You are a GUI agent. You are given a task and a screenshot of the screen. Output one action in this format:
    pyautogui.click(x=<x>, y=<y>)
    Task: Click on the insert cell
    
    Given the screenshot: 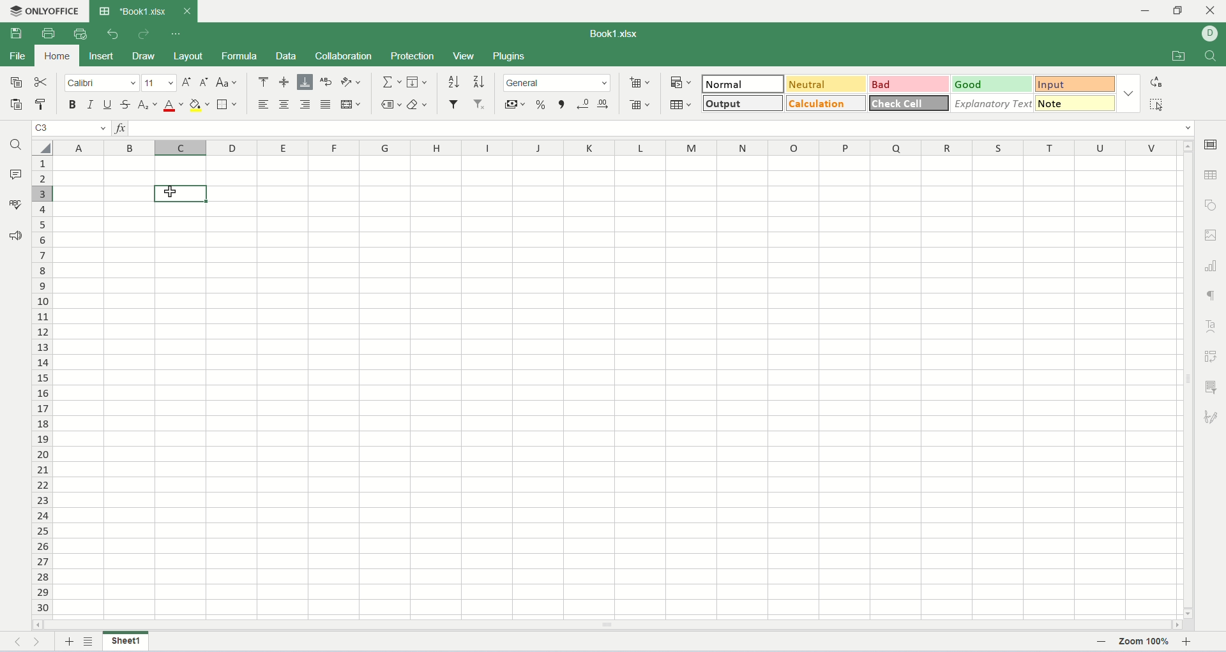 What is the action you would take?
    pyautogui.click(x=641, y=82)
    